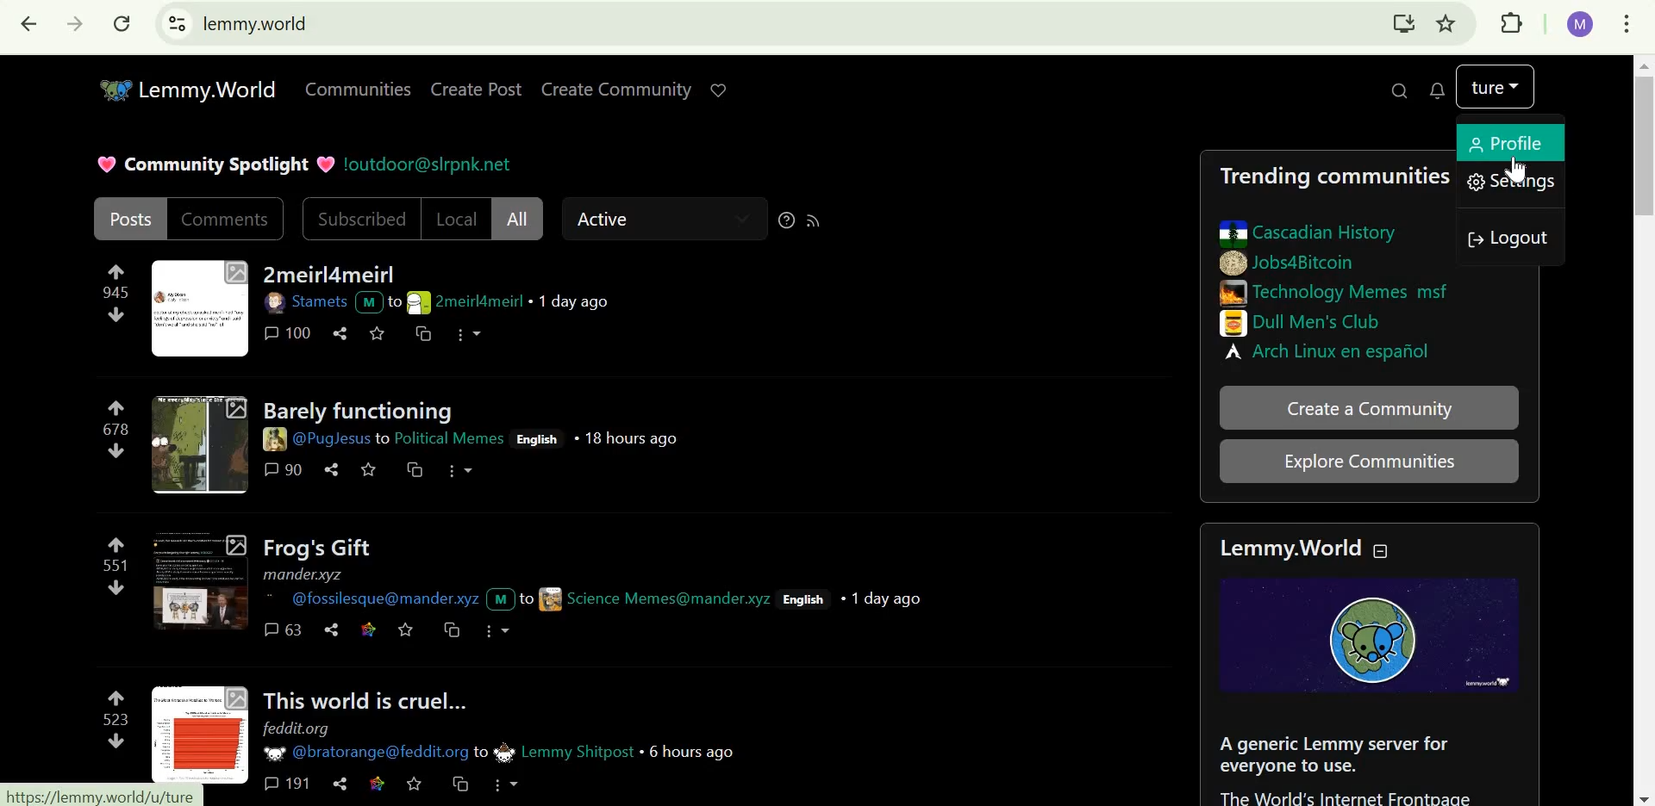  What do you see at coordinates (574, 302) in the screenshot?
I see `1 day ago` at bounding box center [574, 302].